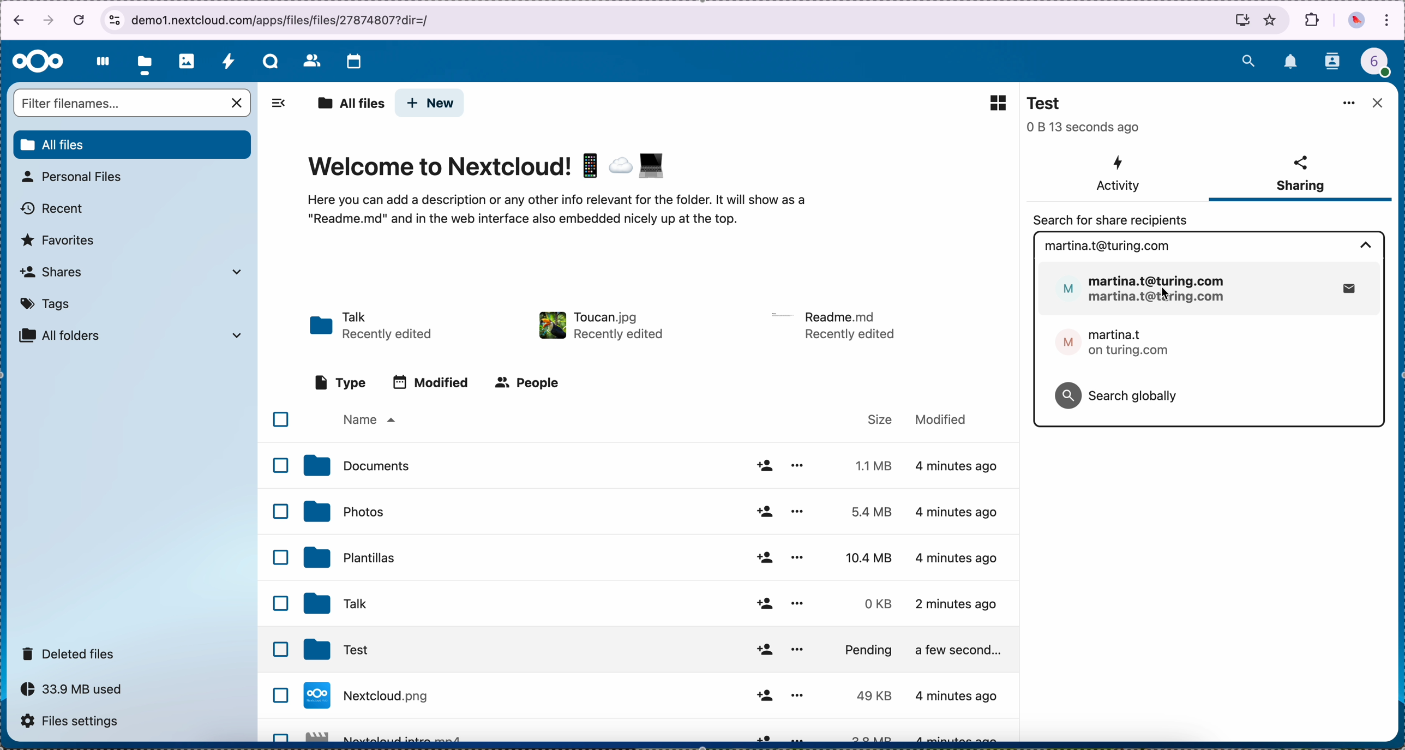 The image size is (1405, 750). I want to click on activity, so click(1117, 175).